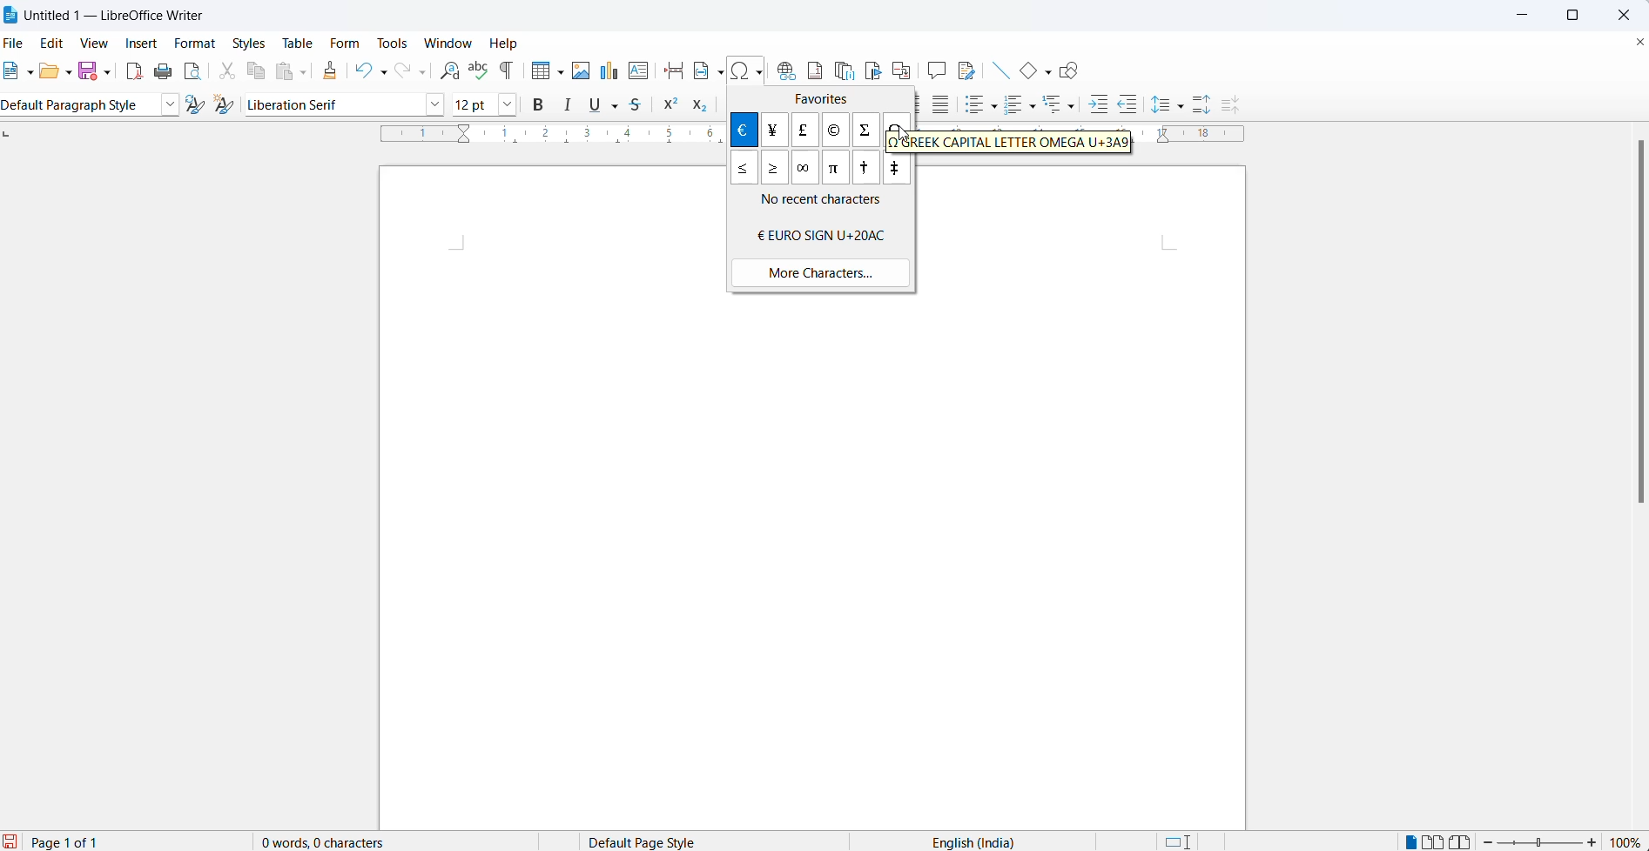 The image size is (1649, 851). I want to click on font size options, so click(508, 104).